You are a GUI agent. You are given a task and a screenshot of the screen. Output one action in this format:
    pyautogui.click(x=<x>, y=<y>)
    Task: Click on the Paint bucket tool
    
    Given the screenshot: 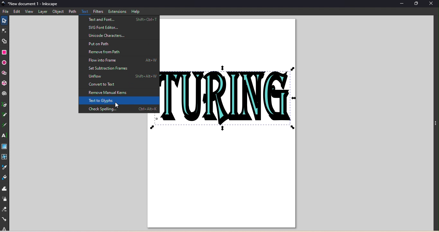 What is the action you would take?
    pyautogui.click(x=6, y=177)
    